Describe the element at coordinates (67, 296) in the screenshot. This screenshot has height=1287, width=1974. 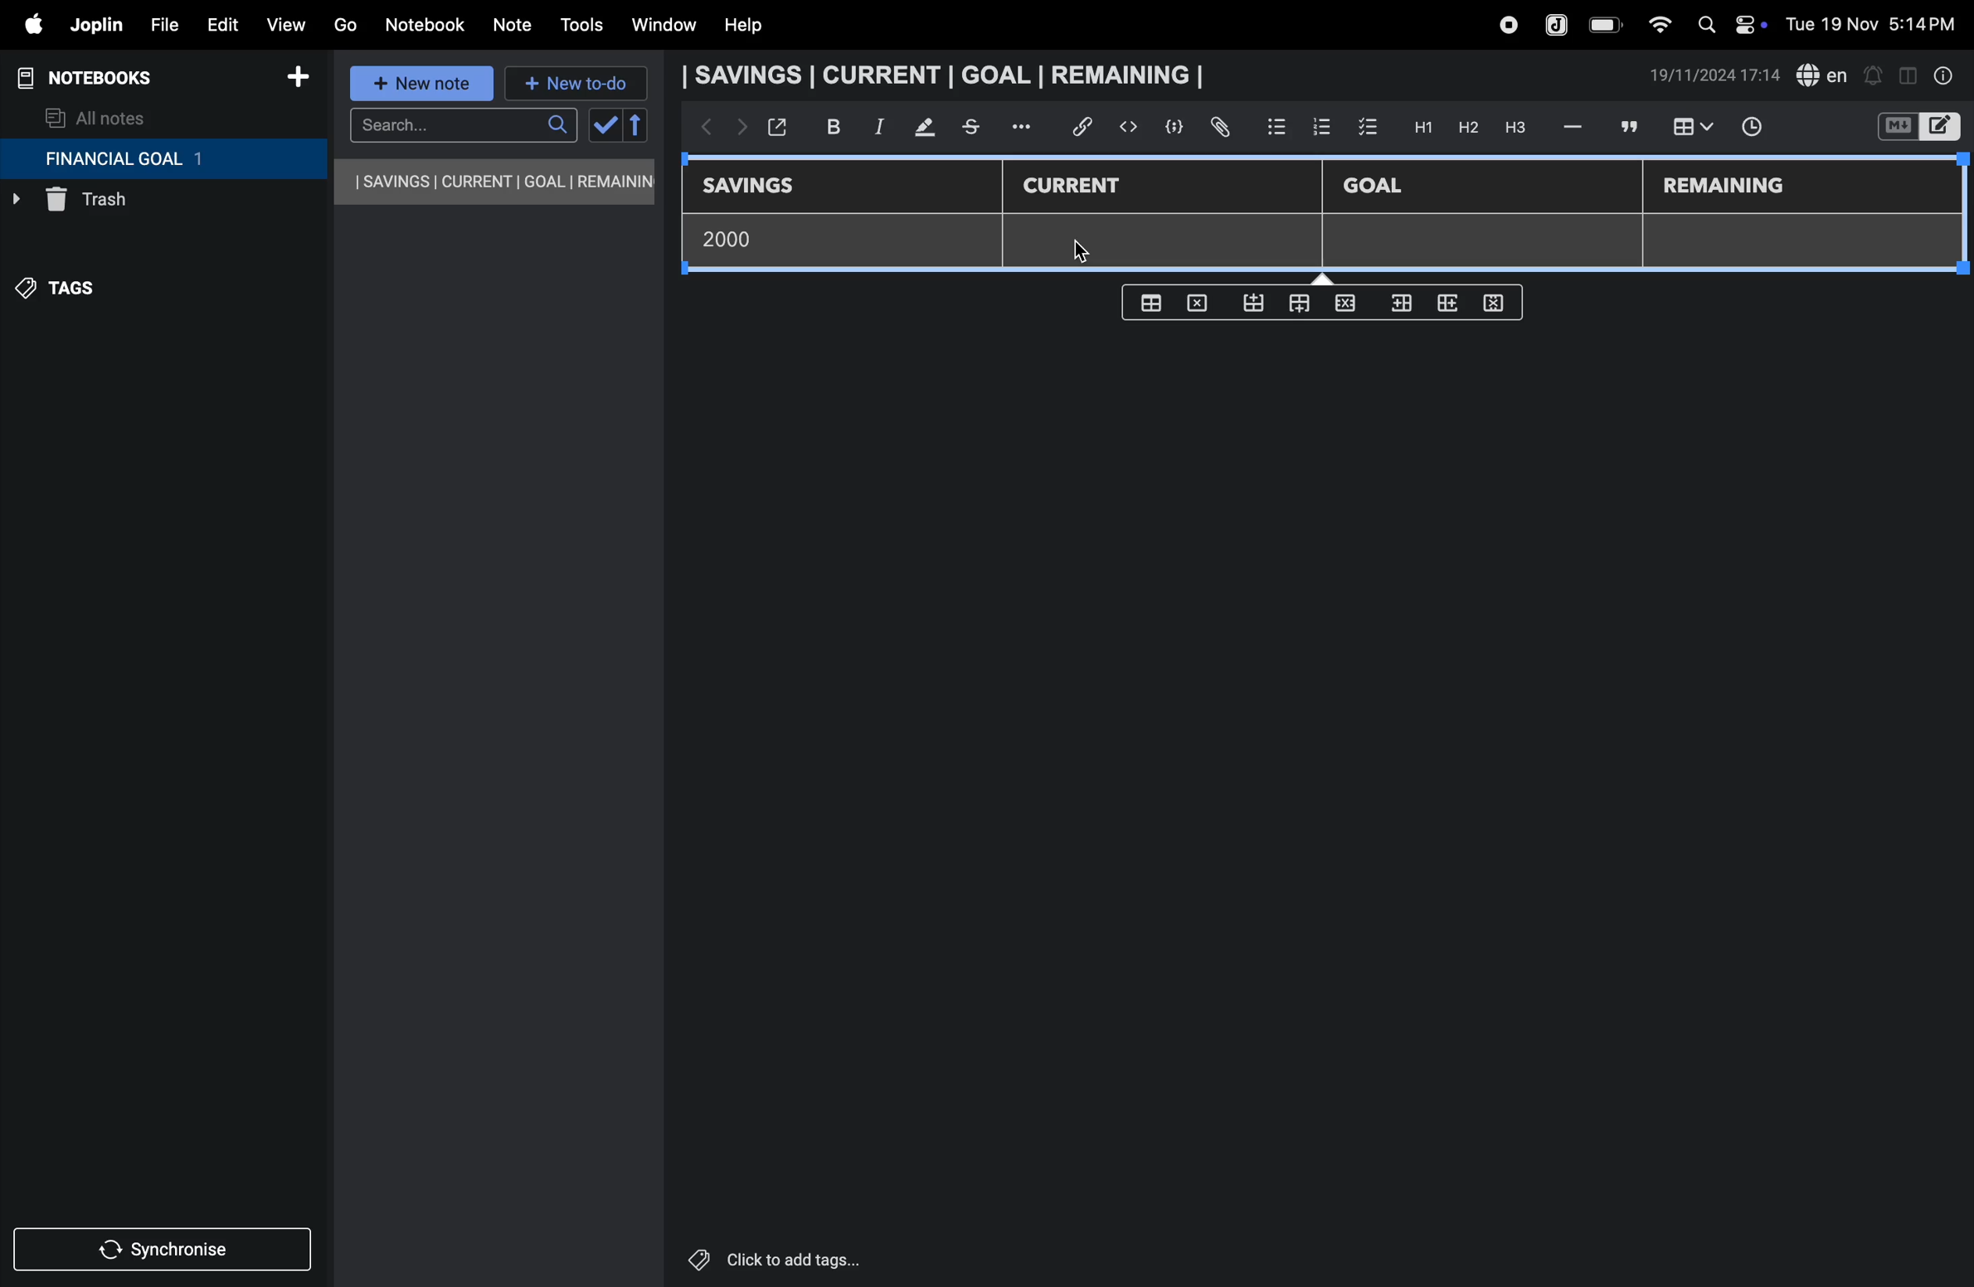
I see `tags` at that location.